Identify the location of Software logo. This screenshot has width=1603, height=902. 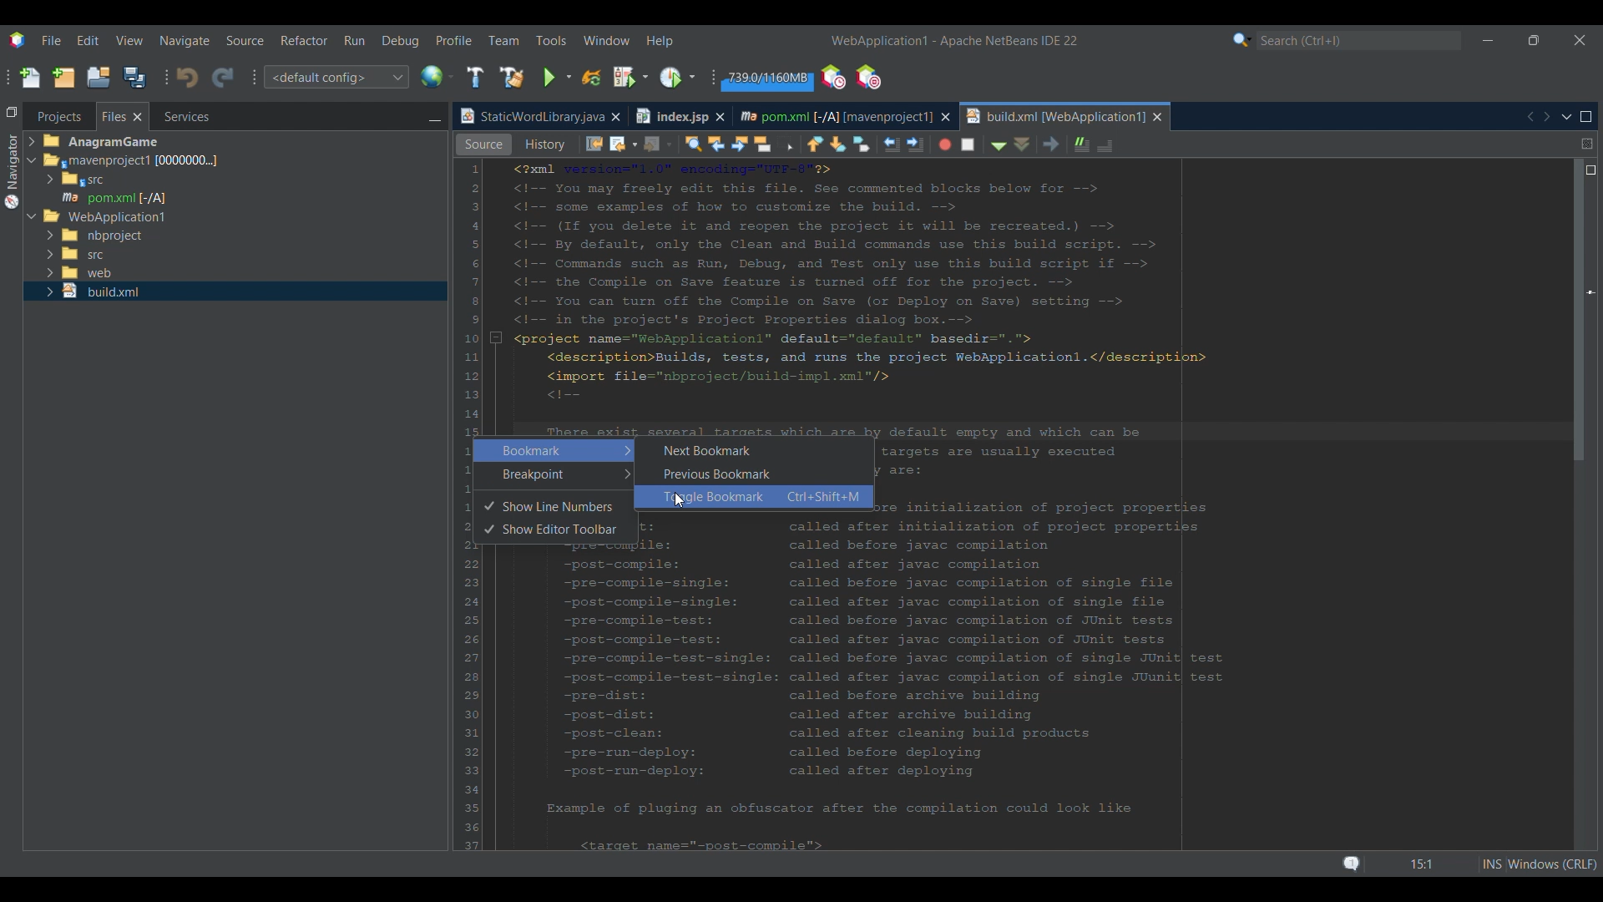
(18, 41).